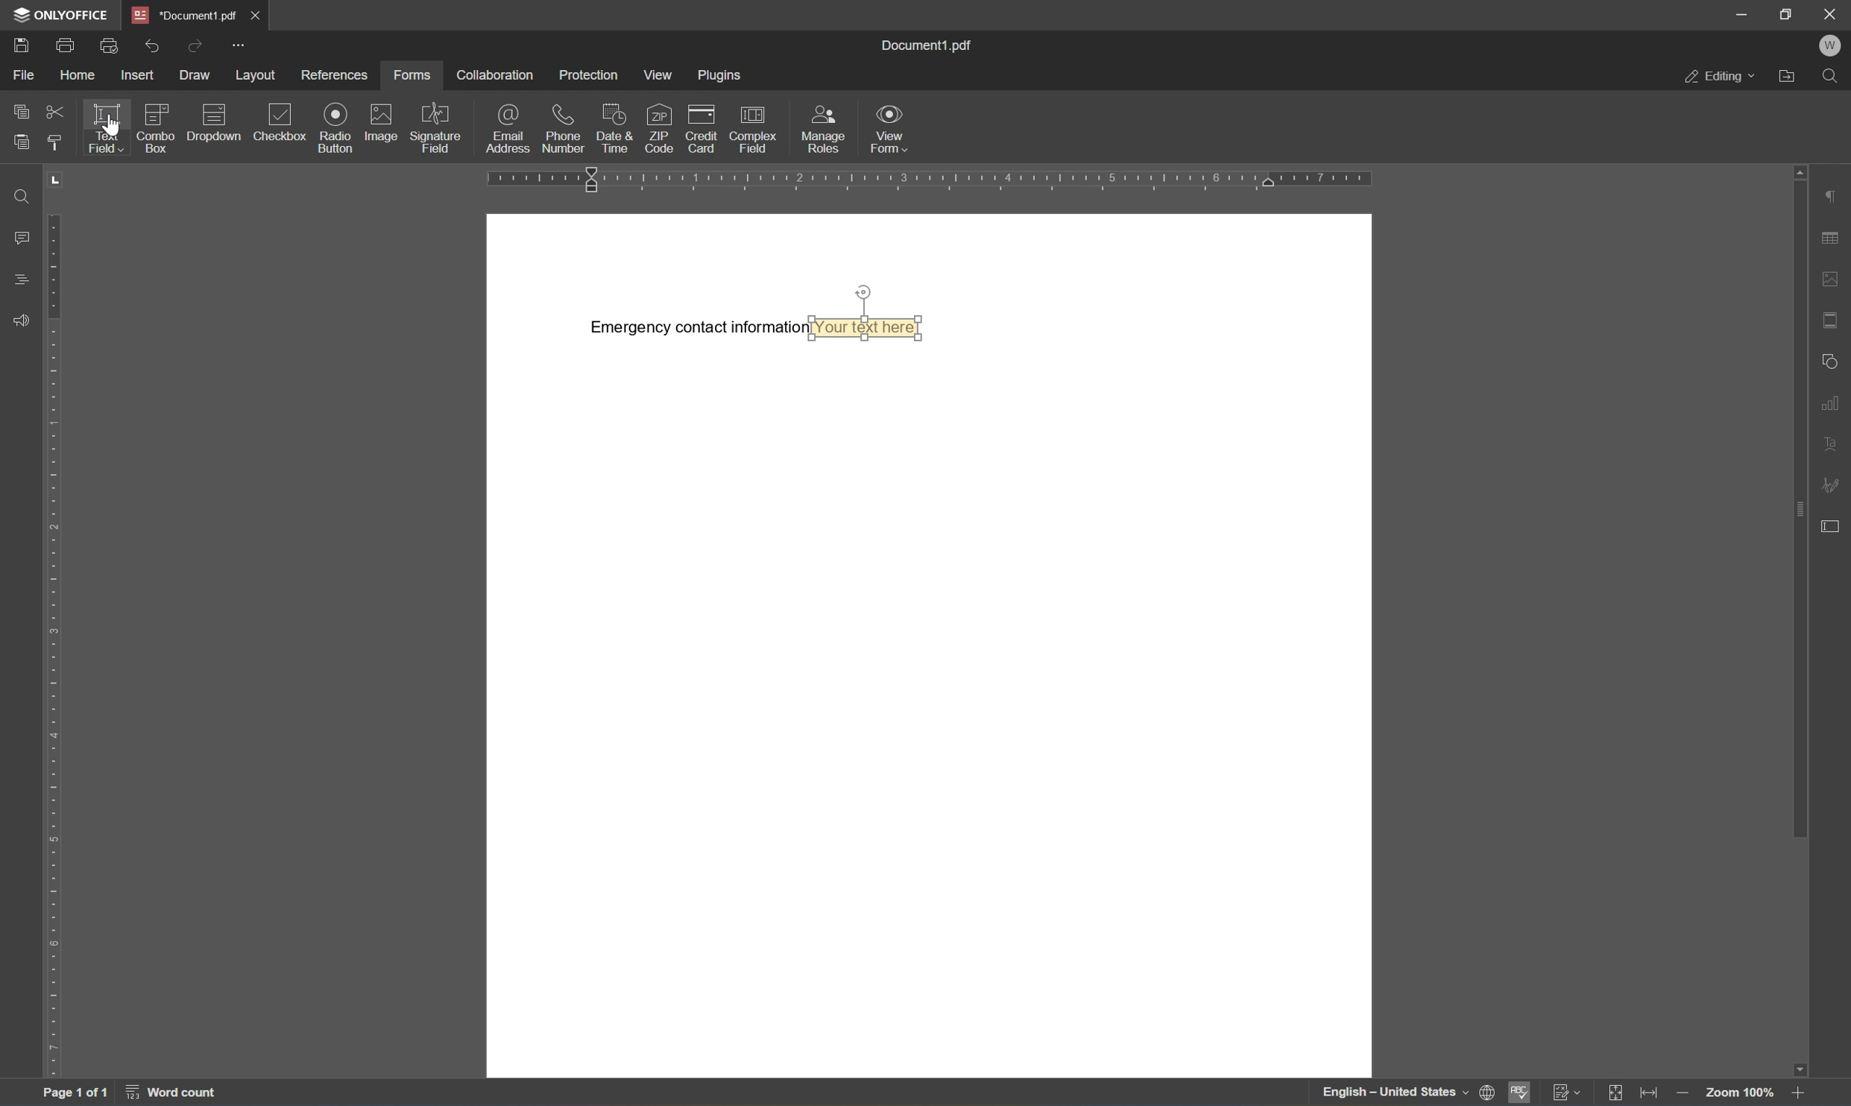  I want to click on form settings, so click(1835, 525).